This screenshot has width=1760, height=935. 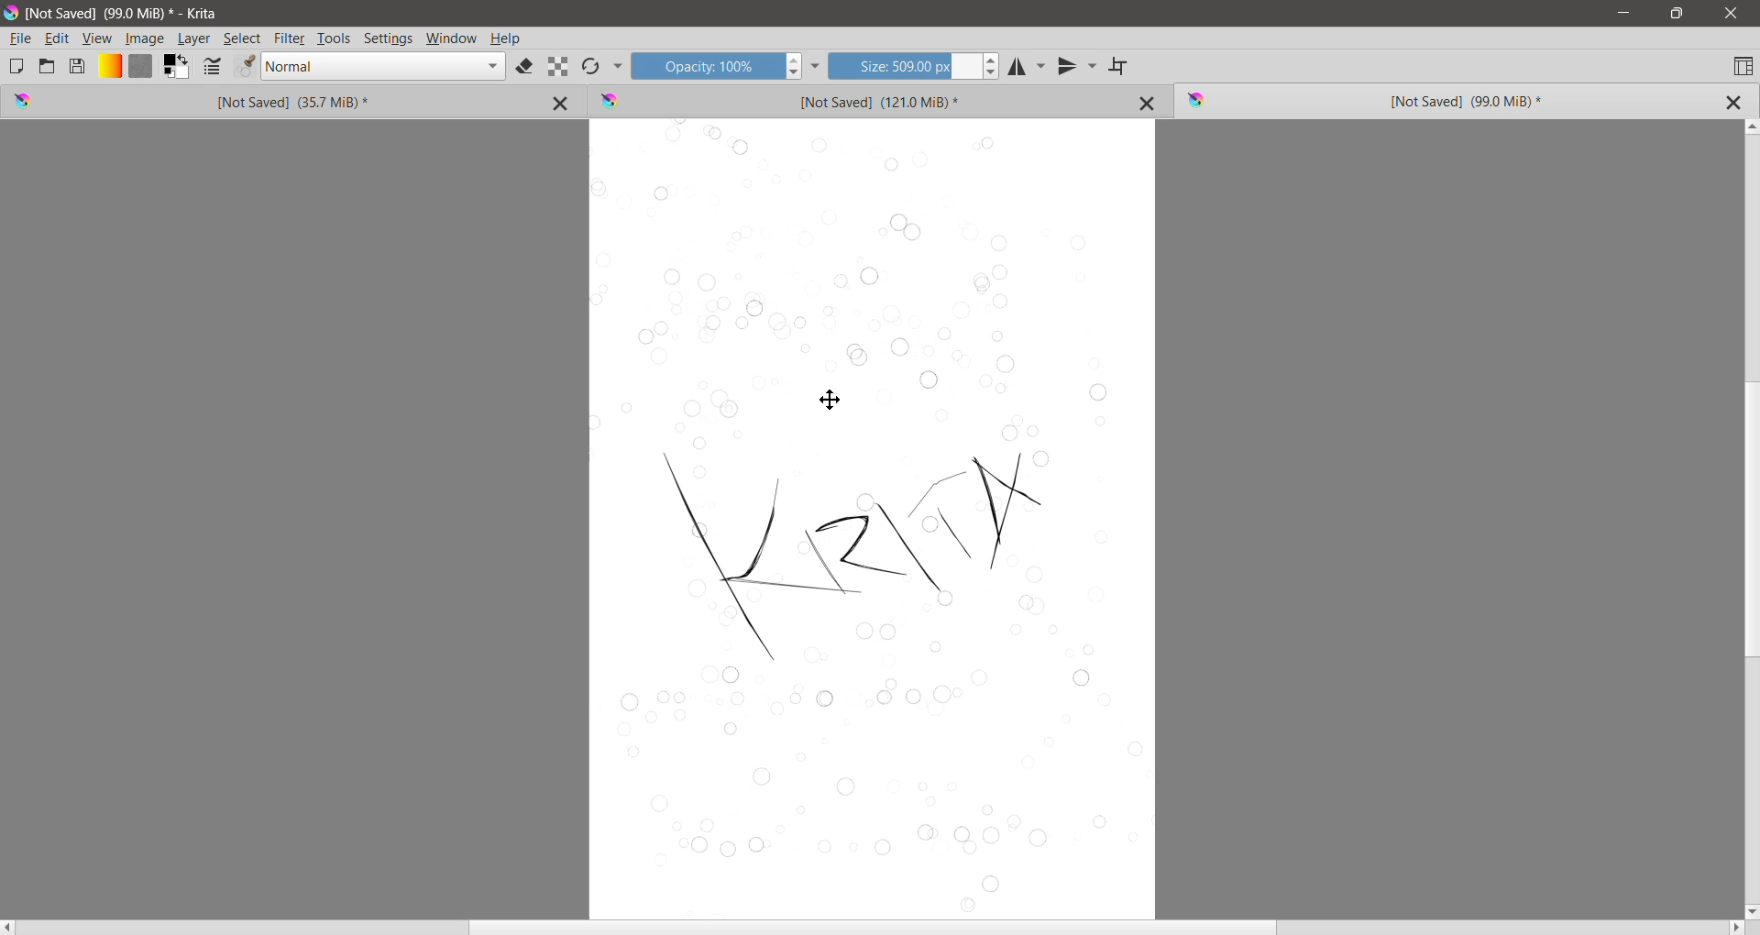 What do you see at coordinates (1677, 14) in the screenshot?
I see `Restore Down` at bounding box center [1677, 14].